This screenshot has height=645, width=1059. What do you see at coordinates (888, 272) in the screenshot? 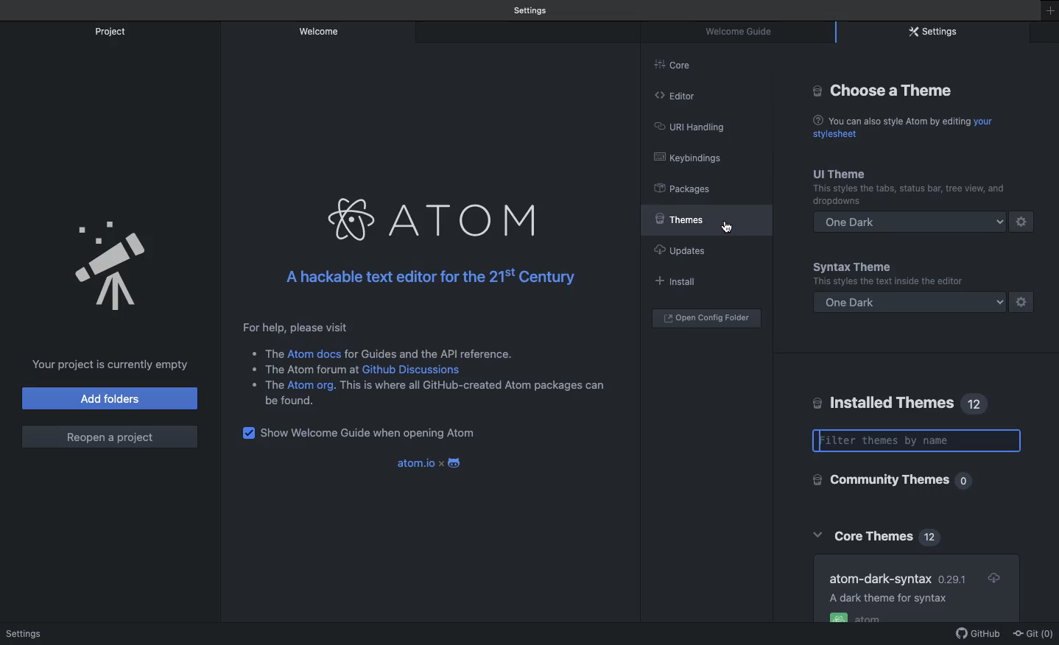
I see `Syntax theme` at bounding box center [888, 272].